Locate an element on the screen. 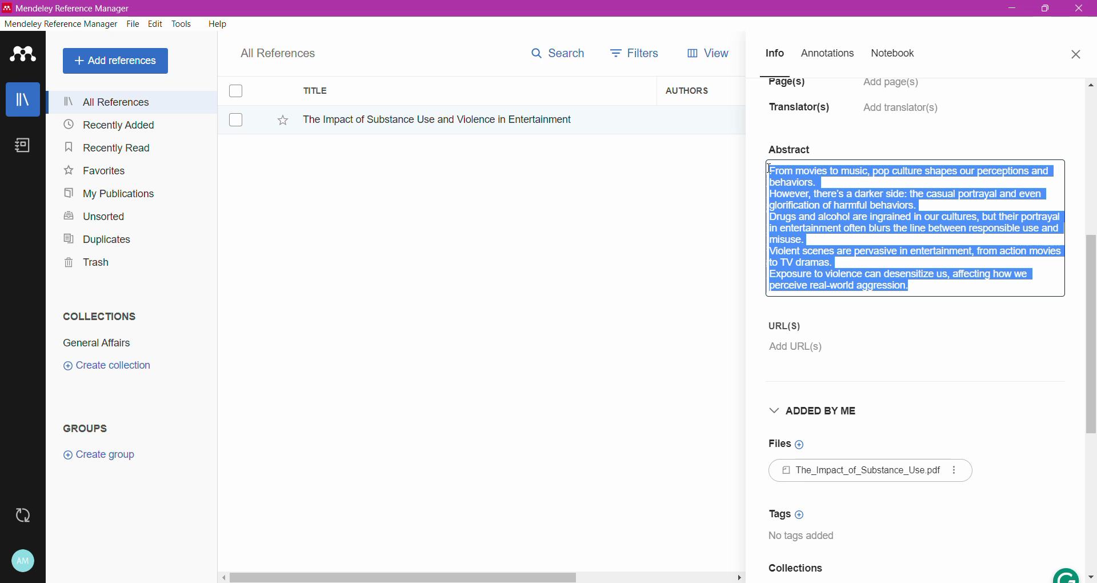 The image size is (1097, 583). Application Name is located at coordinates (68, 8).